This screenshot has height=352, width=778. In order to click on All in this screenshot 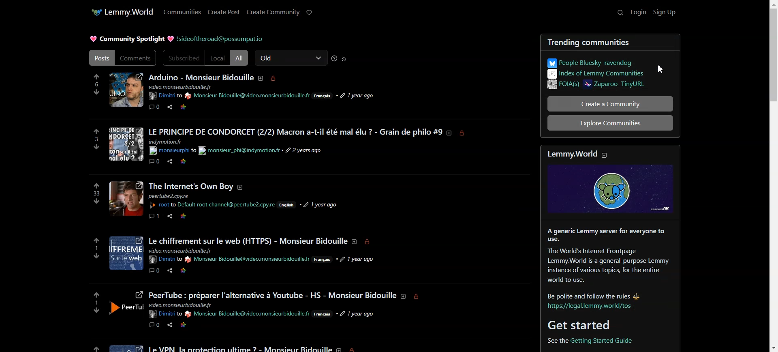, I will do `click(239, 58)`.